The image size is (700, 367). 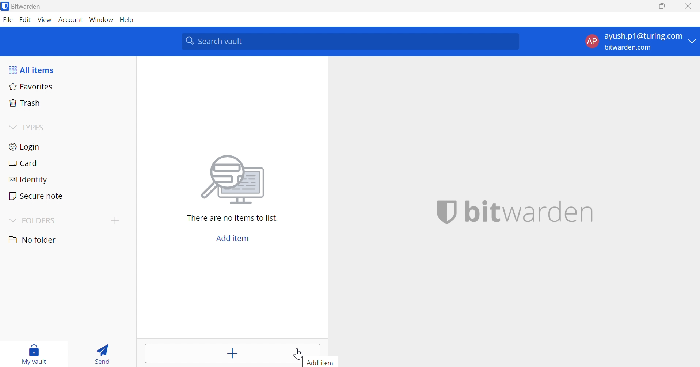 I want to click on Secure note, so click(x=37, y=196).